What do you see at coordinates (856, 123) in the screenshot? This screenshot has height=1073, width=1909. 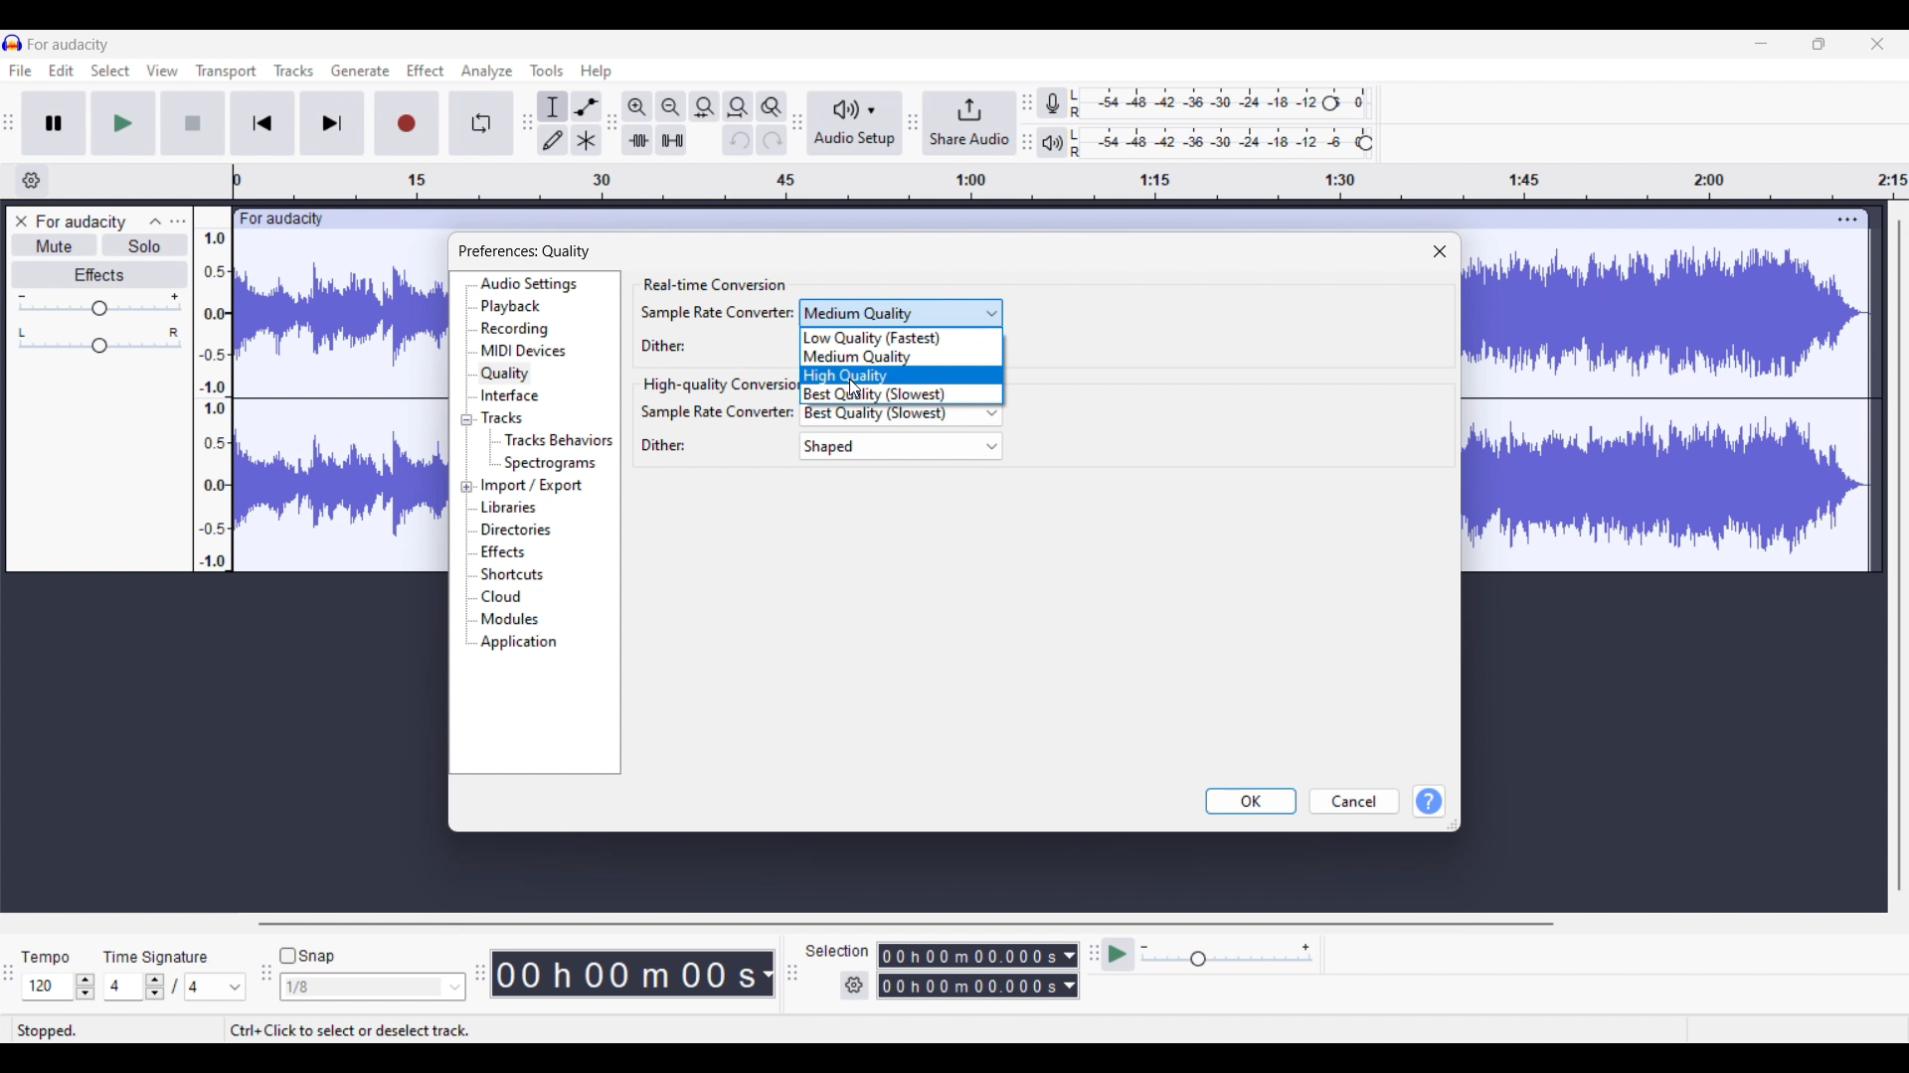 I see `Audio setup` at bounding box center [856, 123].